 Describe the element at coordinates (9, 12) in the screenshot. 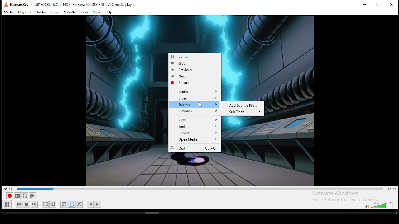

I see `media` at that location.